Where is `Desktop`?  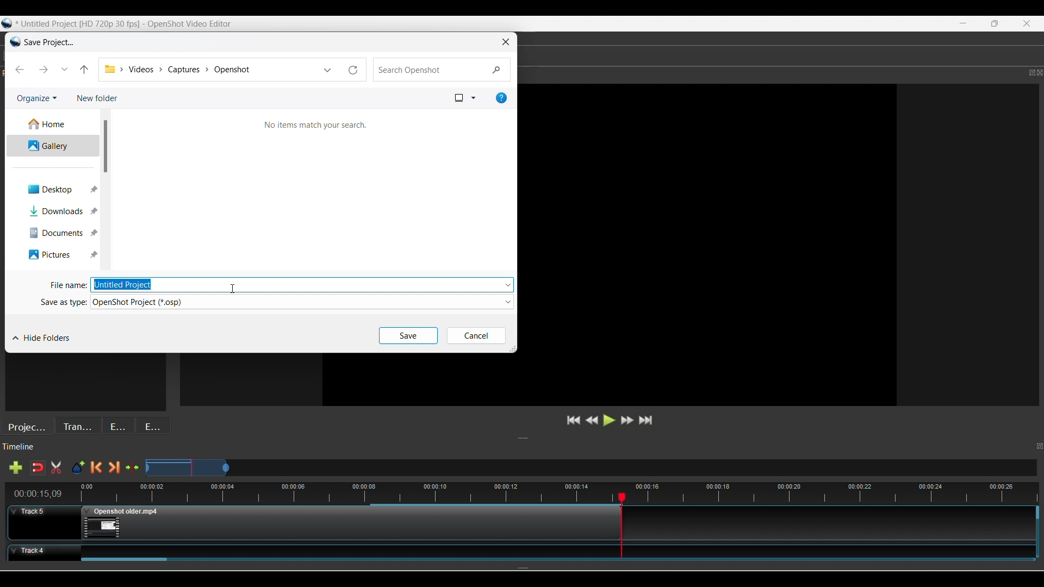 Desktop is located at coordinates (55, 188).